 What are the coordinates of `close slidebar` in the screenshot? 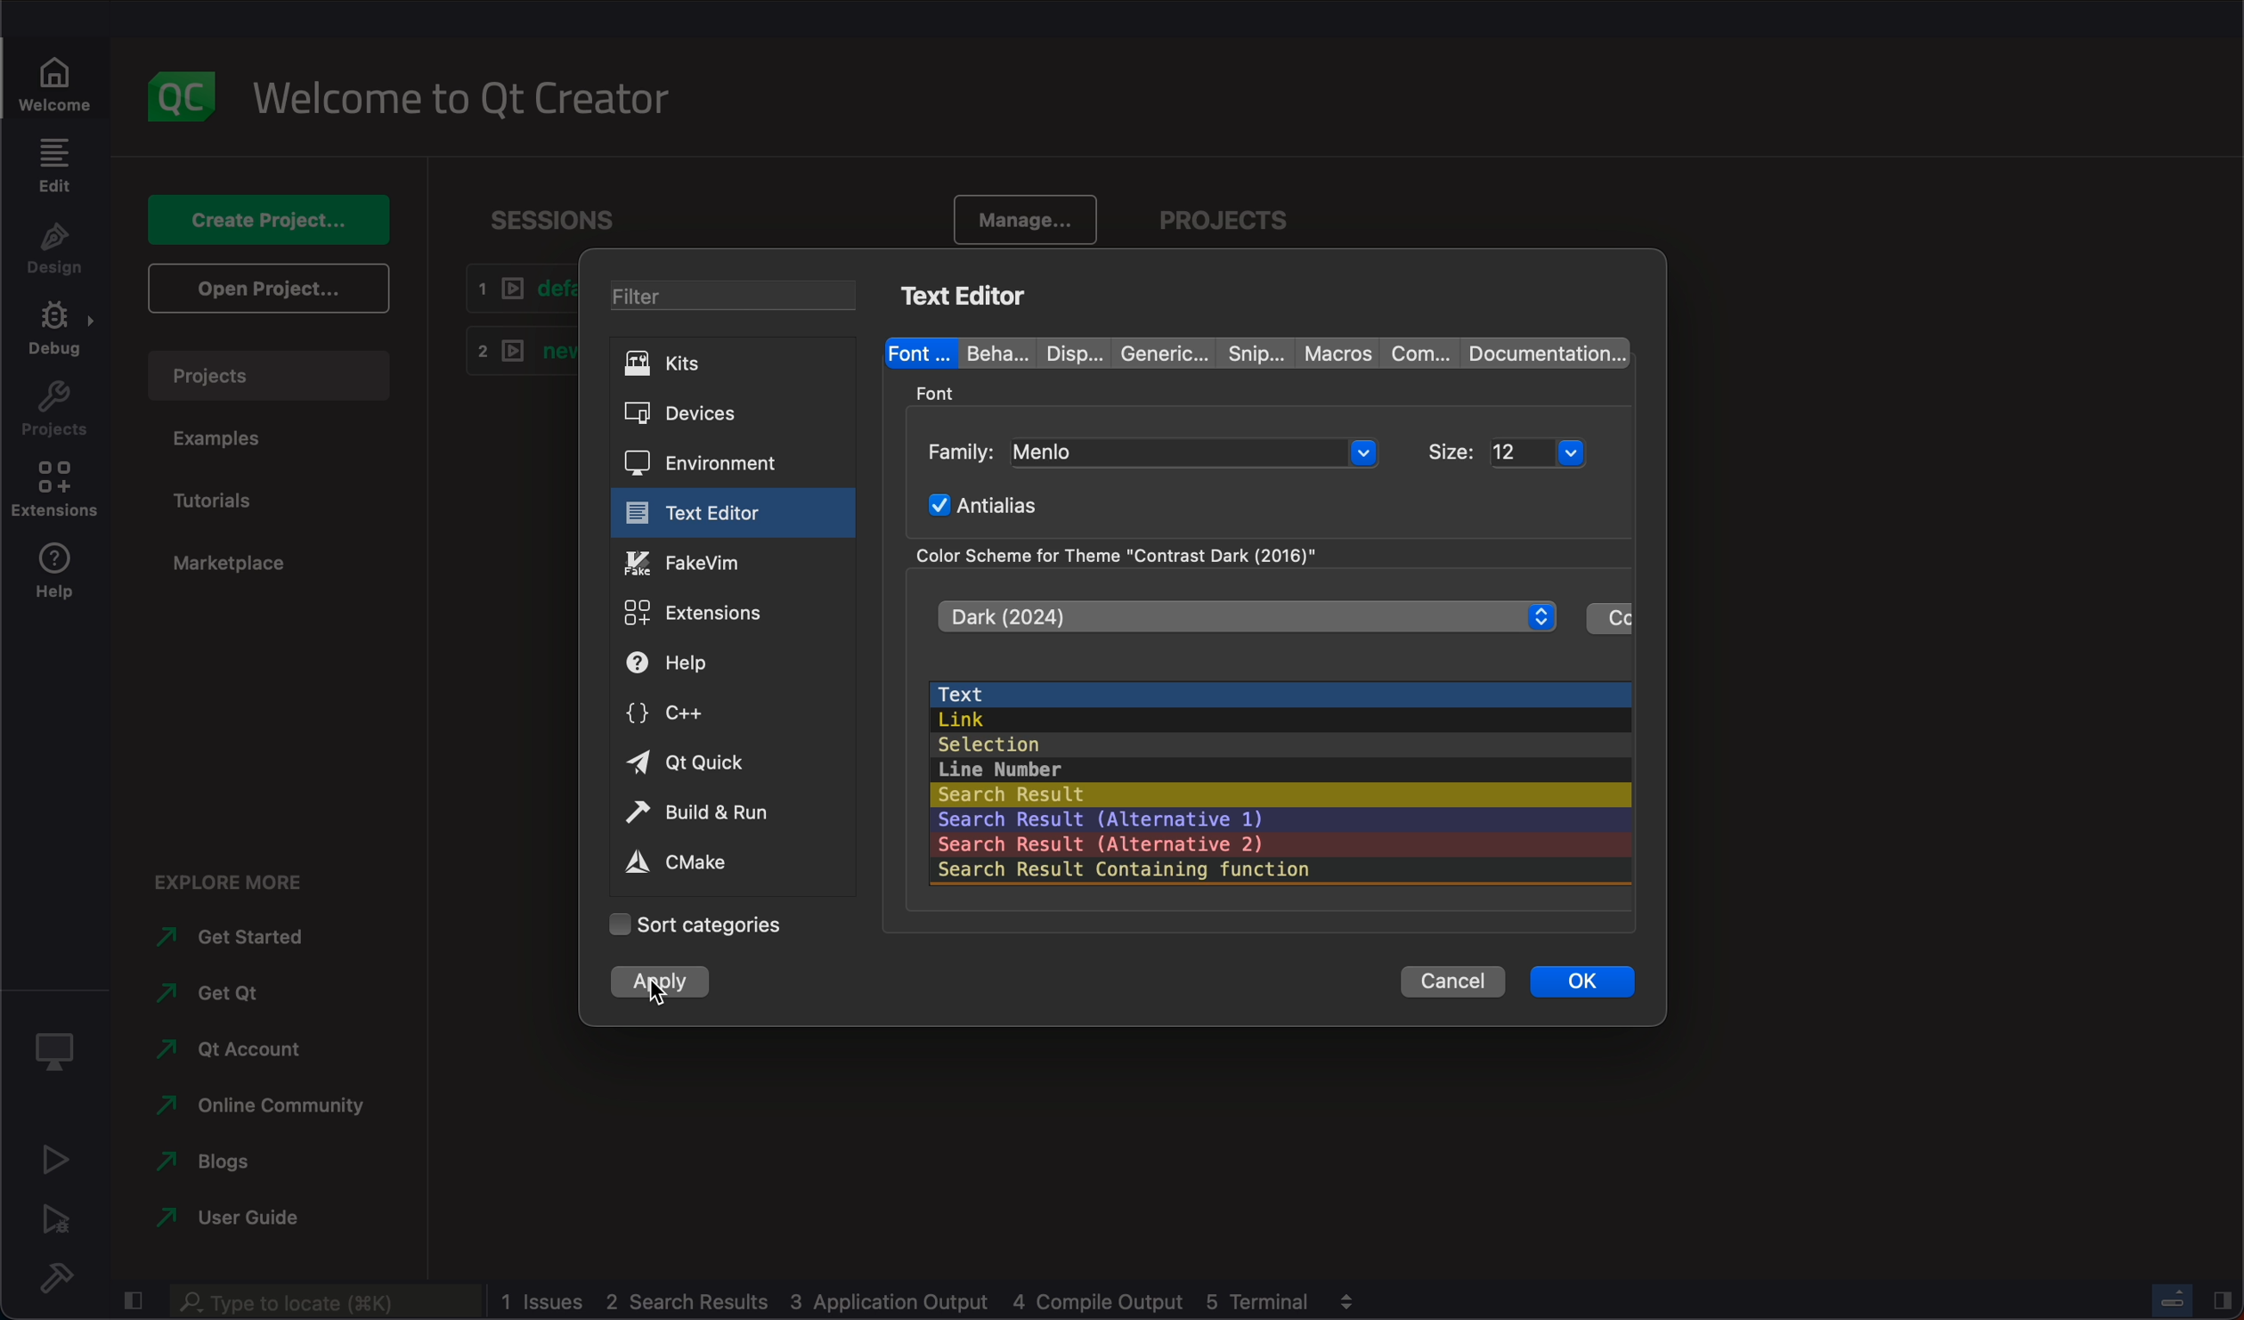 It's located at (131, 1304).